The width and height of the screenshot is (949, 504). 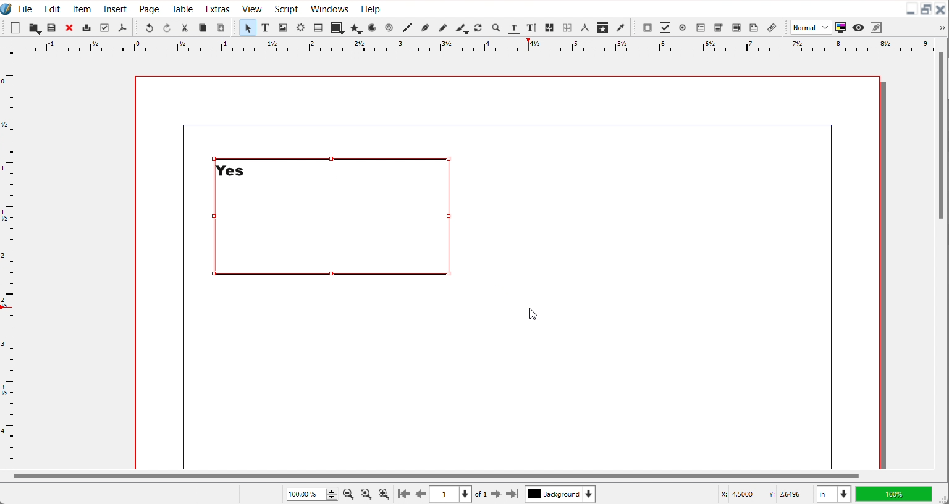 I want to click on 100%, so click(x=893, y=493).